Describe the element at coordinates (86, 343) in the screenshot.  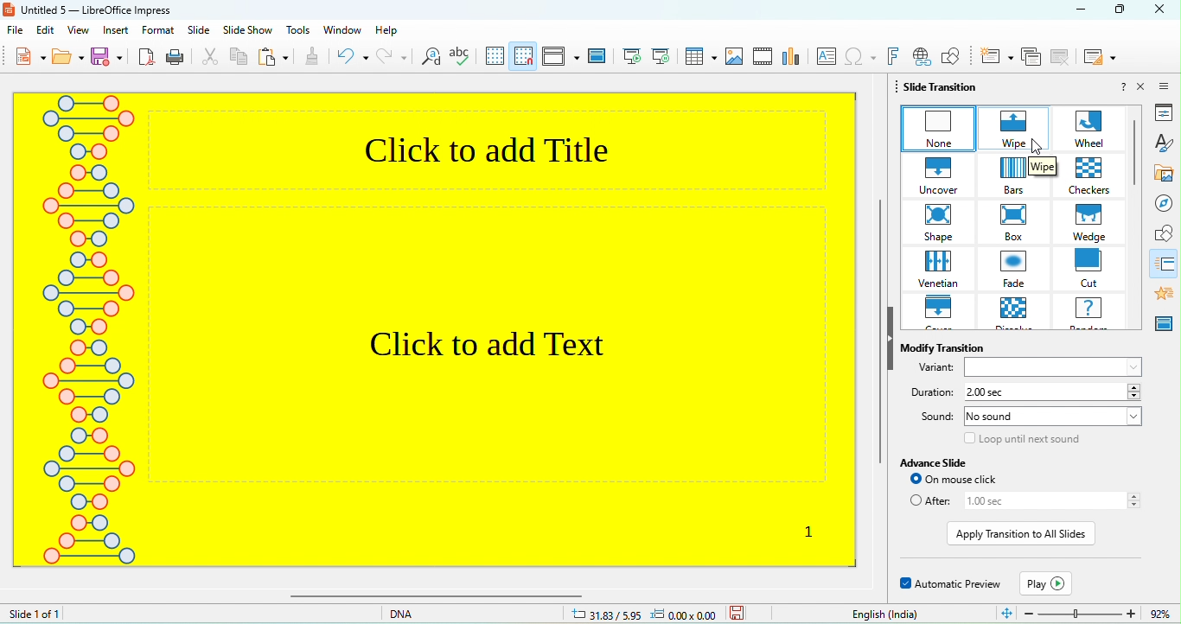
I see `DNA theme on slide` at that location.